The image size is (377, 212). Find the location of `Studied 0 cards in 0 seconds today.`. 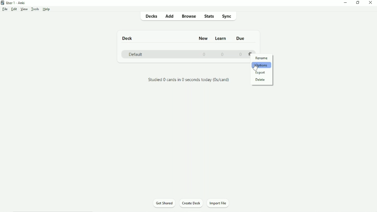

Studied 0 cards in 0 seconds today. is located at coordinates (189, 80).